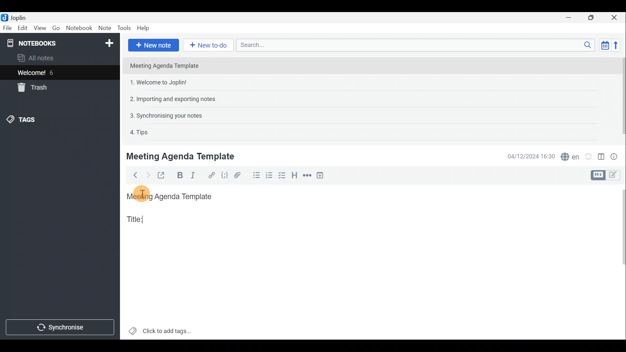 The width and height of the screenshot is (626, 352). I want to click on Joplin, so click(18, 17).